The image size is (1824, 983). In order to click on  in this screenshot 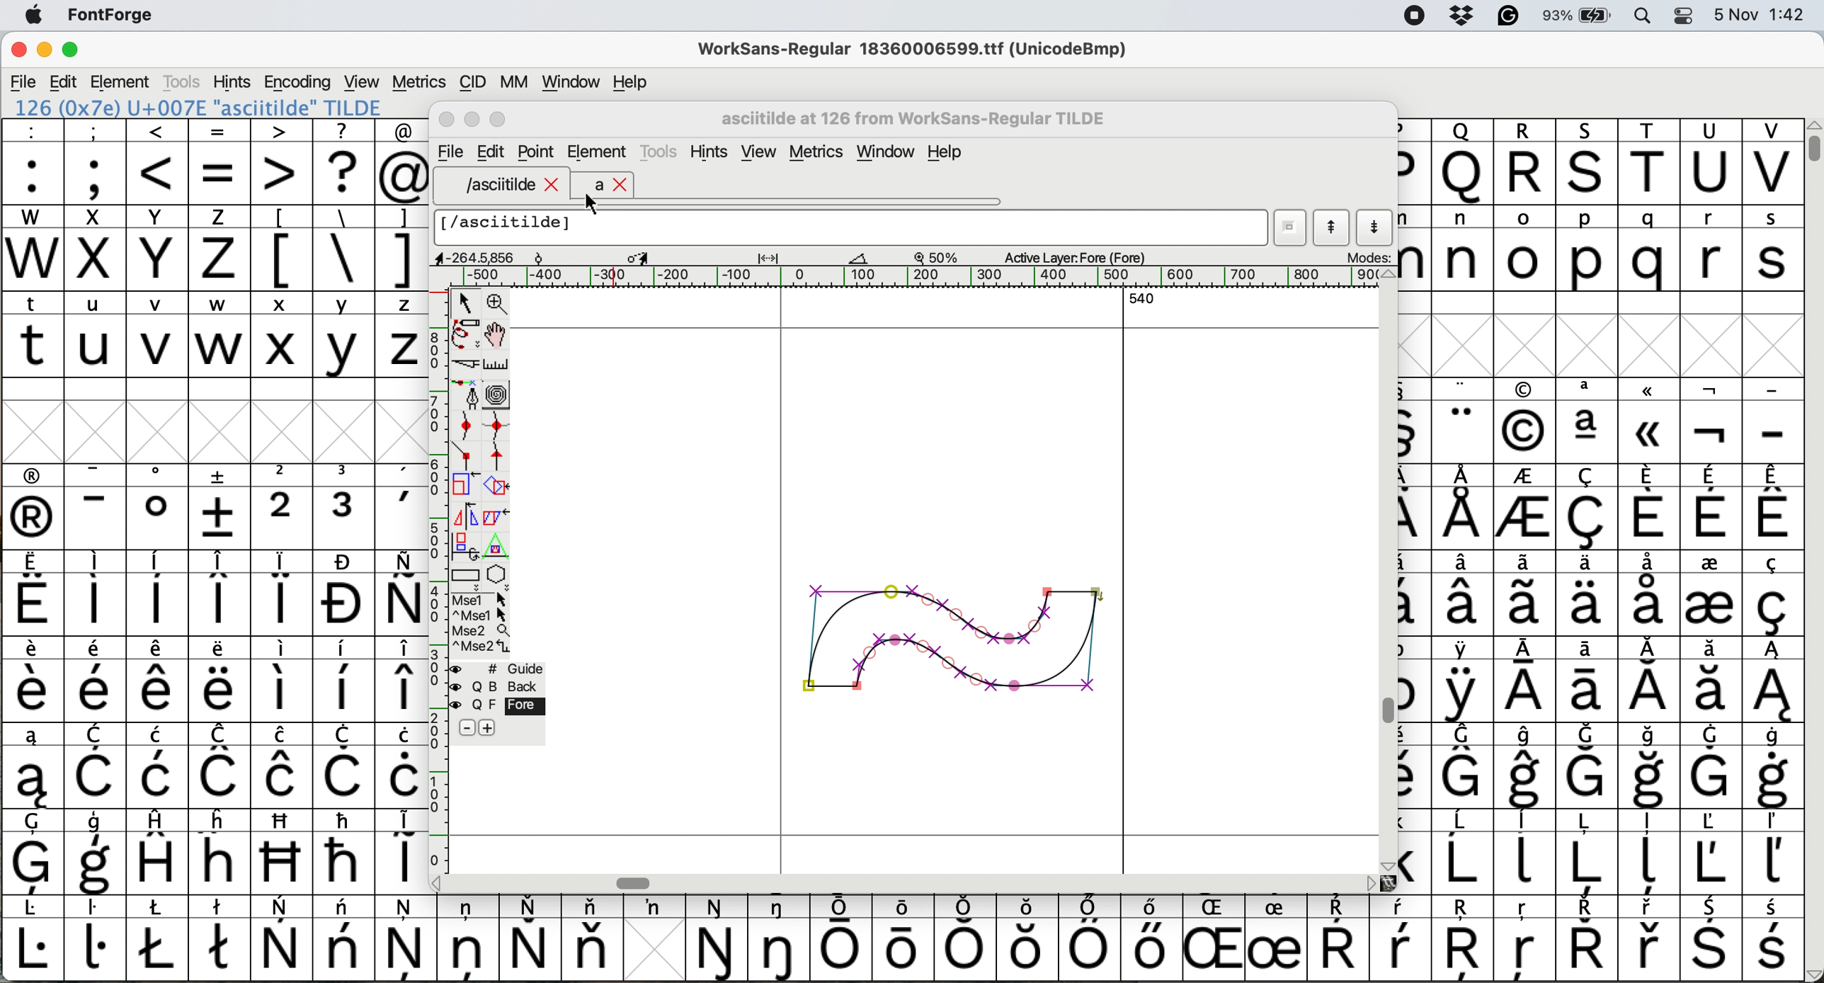, I will do `click(1029, 938)`.